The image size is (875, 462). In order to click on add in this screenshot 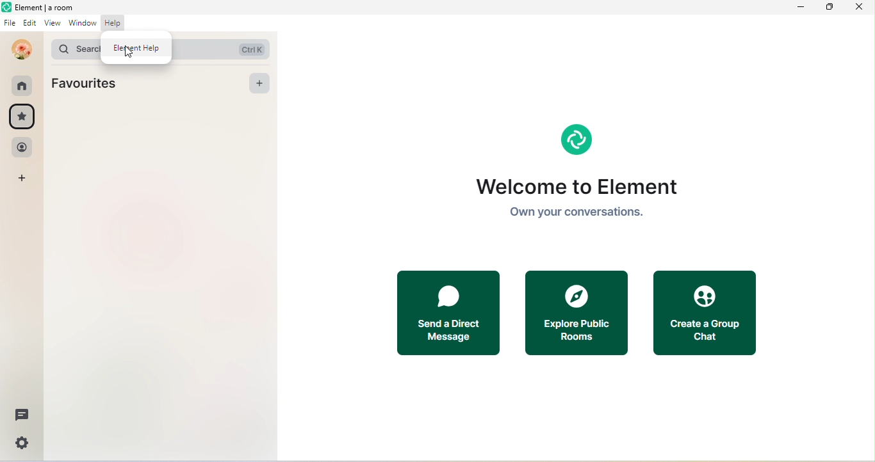, I will do `click(258, 83)`.